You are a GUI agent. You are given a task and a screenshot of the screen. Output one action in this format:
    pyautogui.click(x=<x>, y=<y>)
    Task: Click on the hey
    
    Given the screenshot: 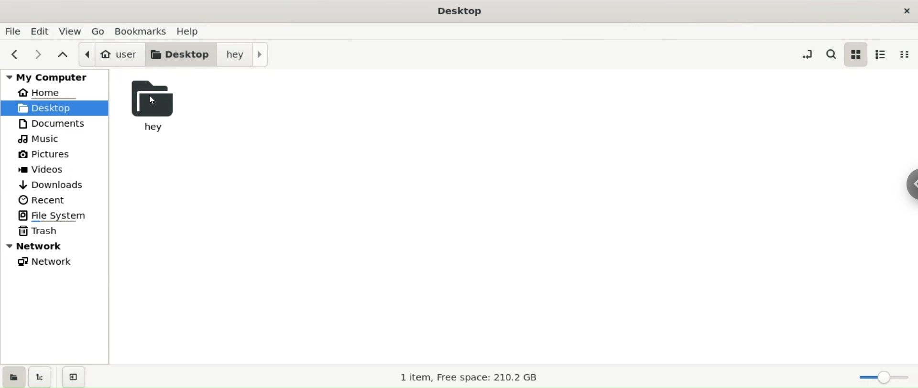 What is the action you would take?
    pyautogui.click(x=157, y=103)
    